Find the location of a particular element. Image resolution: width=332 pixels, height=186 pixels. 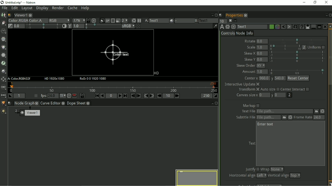

selection bar is located at coordinates (102, 26).